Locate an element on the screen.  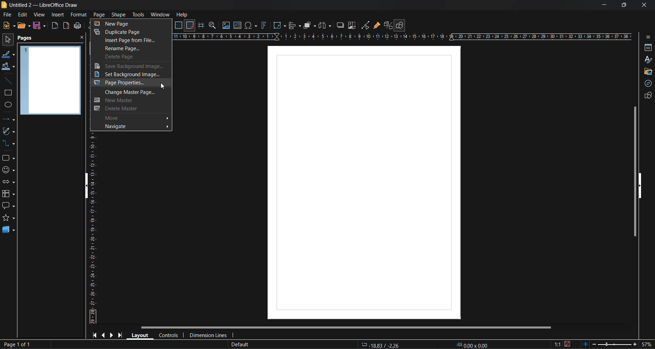
align objects is located at coordinates (294, 26).